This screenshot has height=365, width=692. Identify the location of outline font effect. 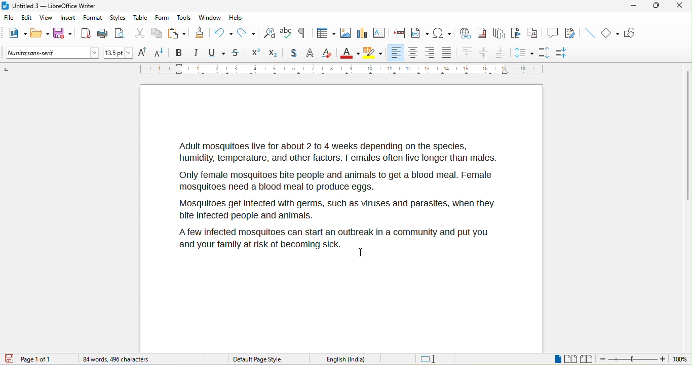
(311, 54).